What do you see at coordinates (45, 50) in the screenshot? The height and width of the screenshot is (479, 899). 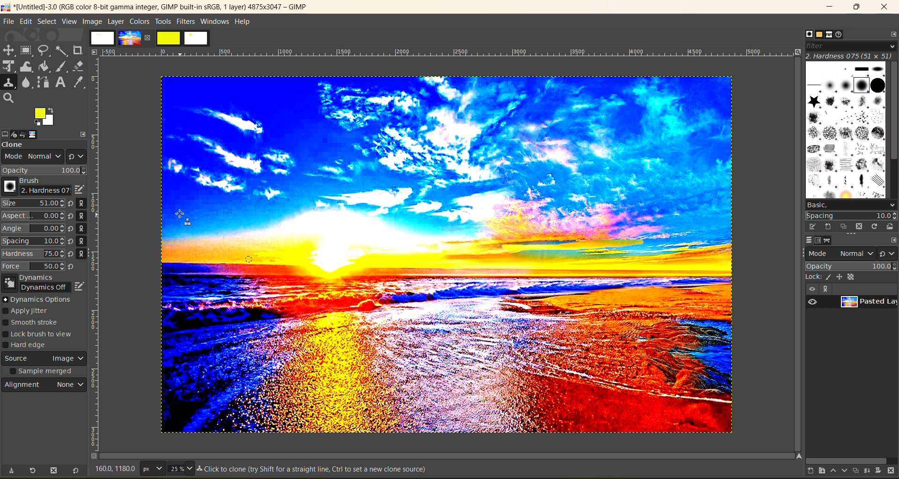 I see `free select tool` at bounding box center [45, 50].